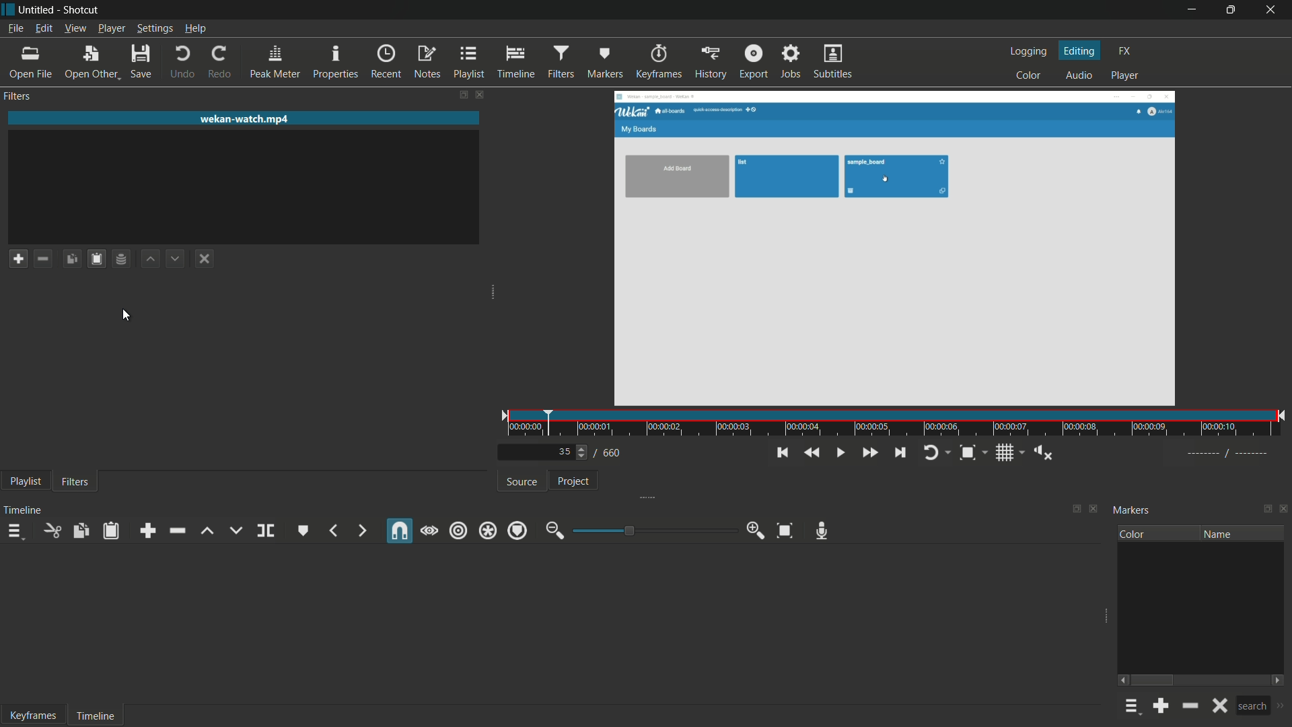 The height and width of the screenshot is (727, 1292). I want to click on record audio, so click(822, 530).